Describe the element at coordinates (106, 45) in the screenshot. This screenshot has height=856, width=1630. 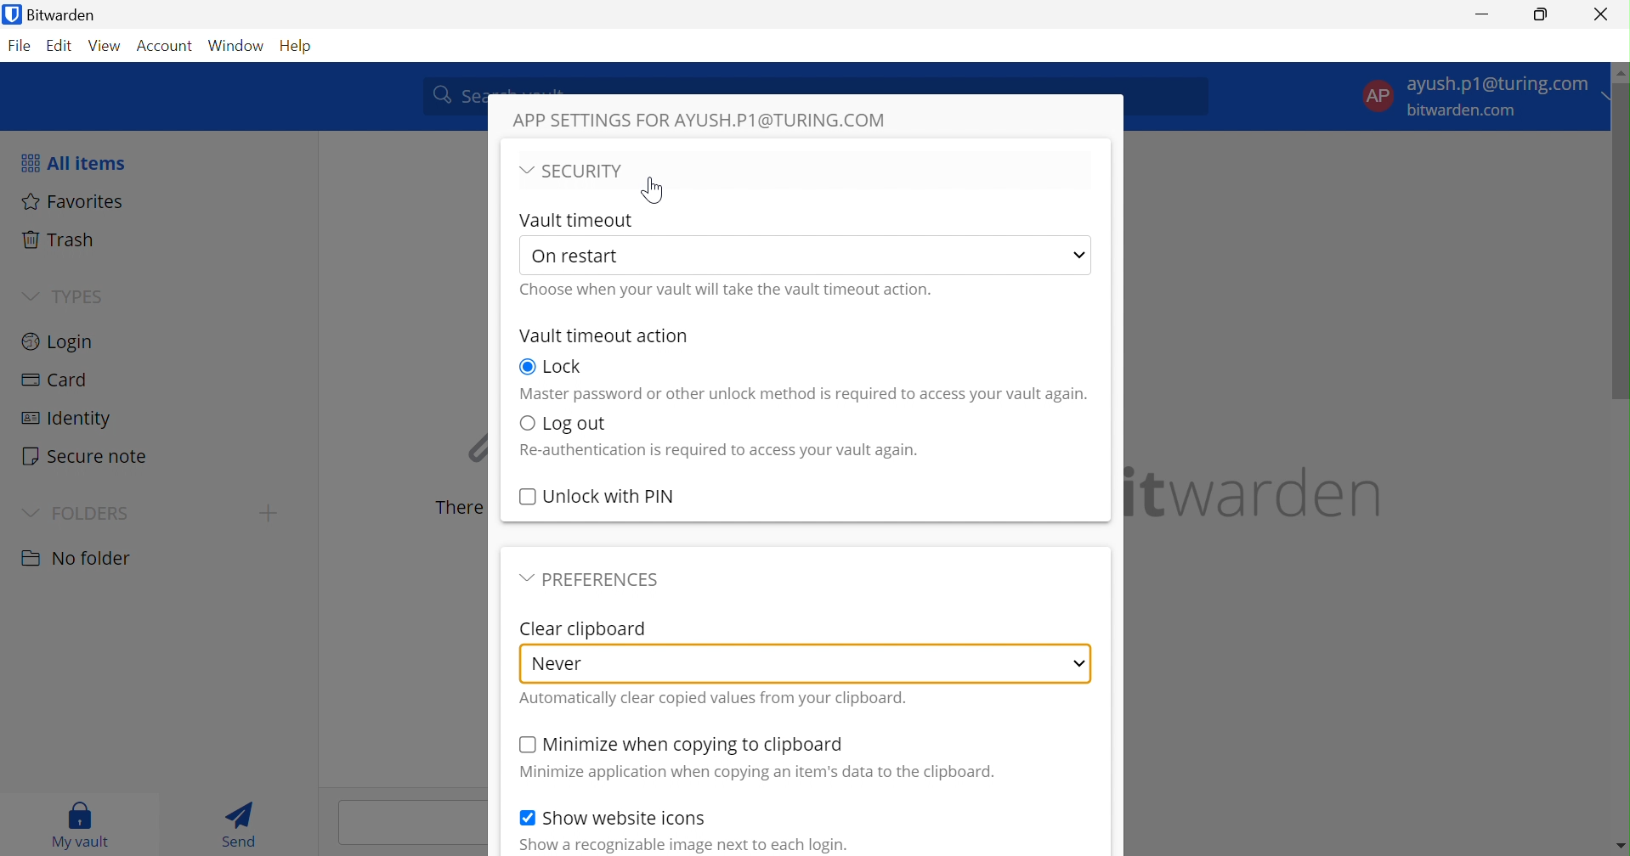
I see `View` at that location.